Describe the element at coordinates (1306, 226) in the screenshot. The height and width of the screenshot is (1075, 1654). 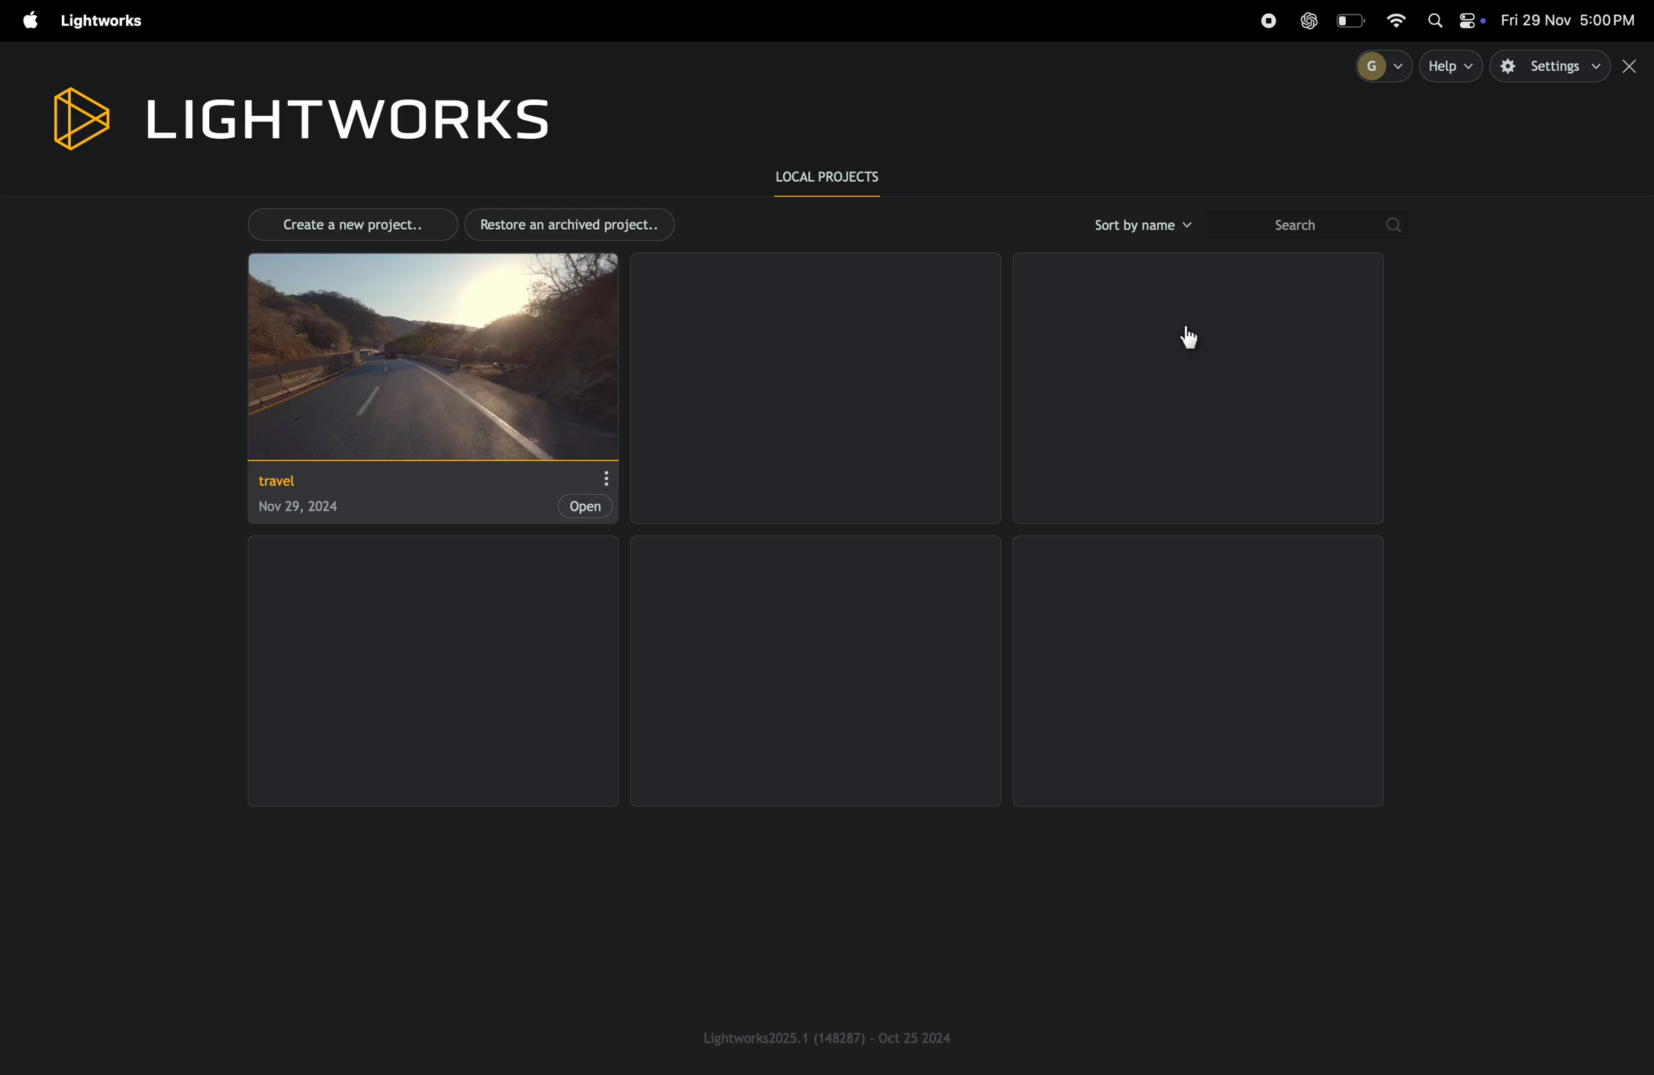
I see `search` at that location.